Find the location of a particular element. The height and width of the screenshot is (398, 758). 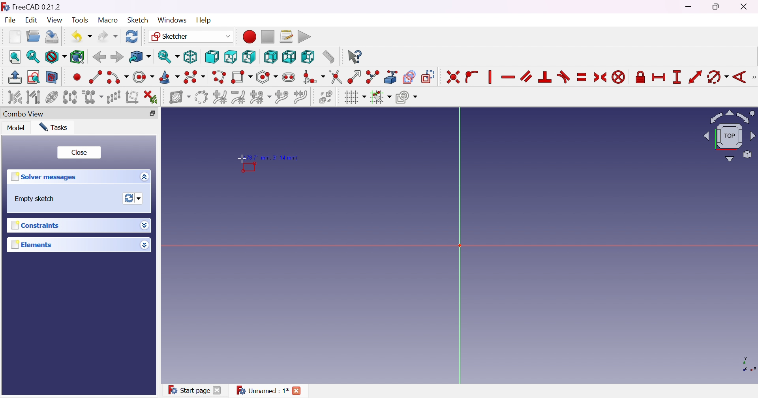

Constrain arc or circle is located at coordinates (717, 78).